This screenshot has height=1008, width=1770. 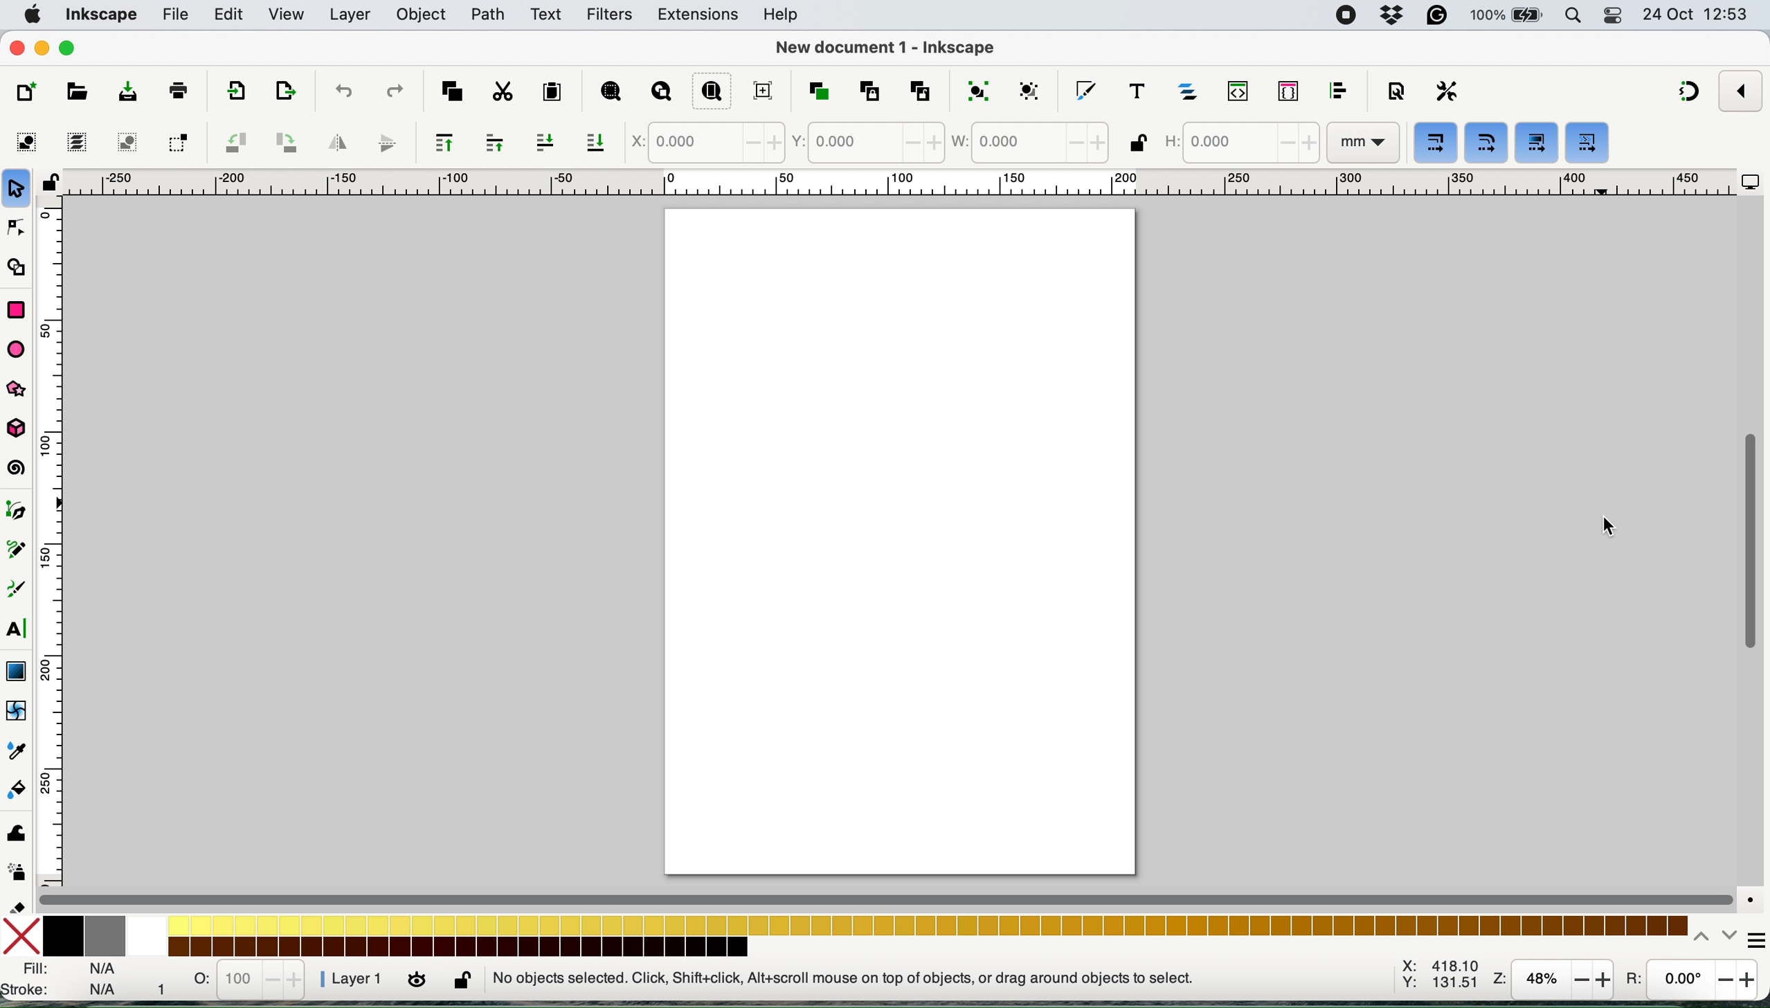 What do you see at coordinates (1684, 94) in the screenshot?
I see `snapping` at bounding box center [1684, 94].